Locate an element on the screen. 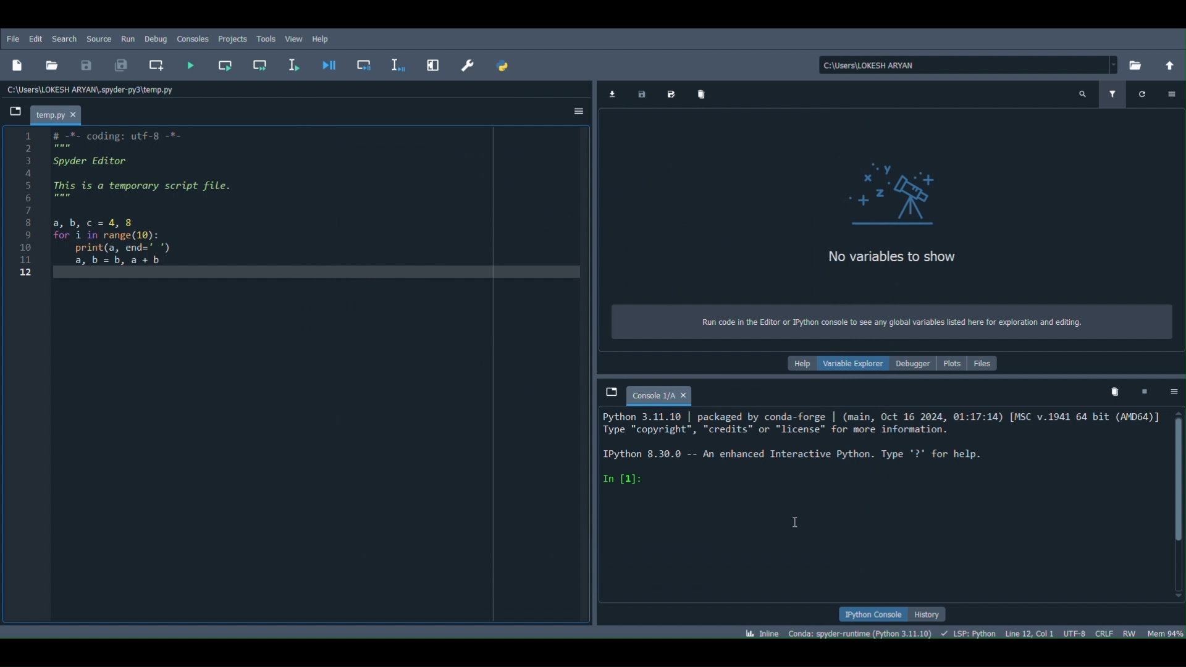  Version is located at coordinates (863, 634).